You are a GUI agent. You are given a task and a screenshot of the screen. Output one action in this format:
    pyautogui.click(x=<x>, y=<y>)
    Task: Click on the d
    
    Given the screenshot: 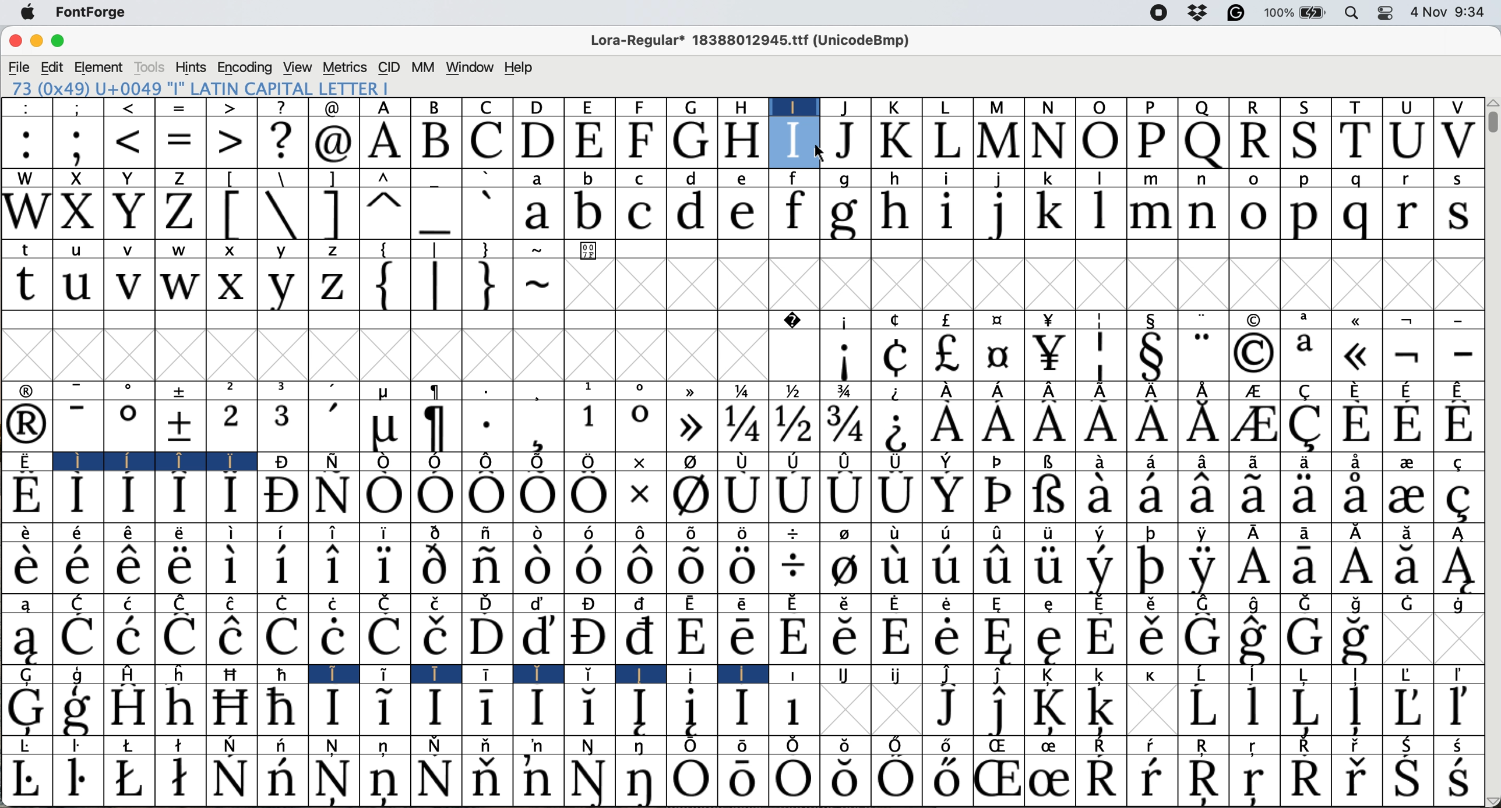 What is the action you would take?
    pyautogui.click(x=695, y=178)
    